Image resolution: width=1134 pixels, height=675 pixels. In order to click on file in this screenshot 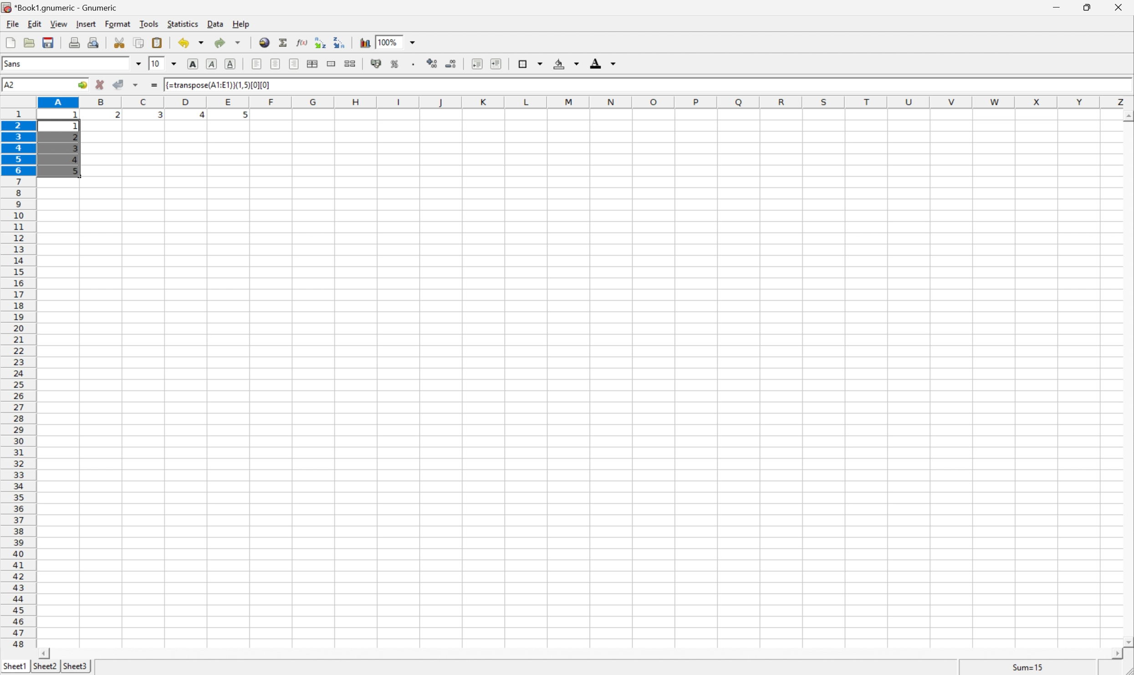, I will do `click(9, 23)`.